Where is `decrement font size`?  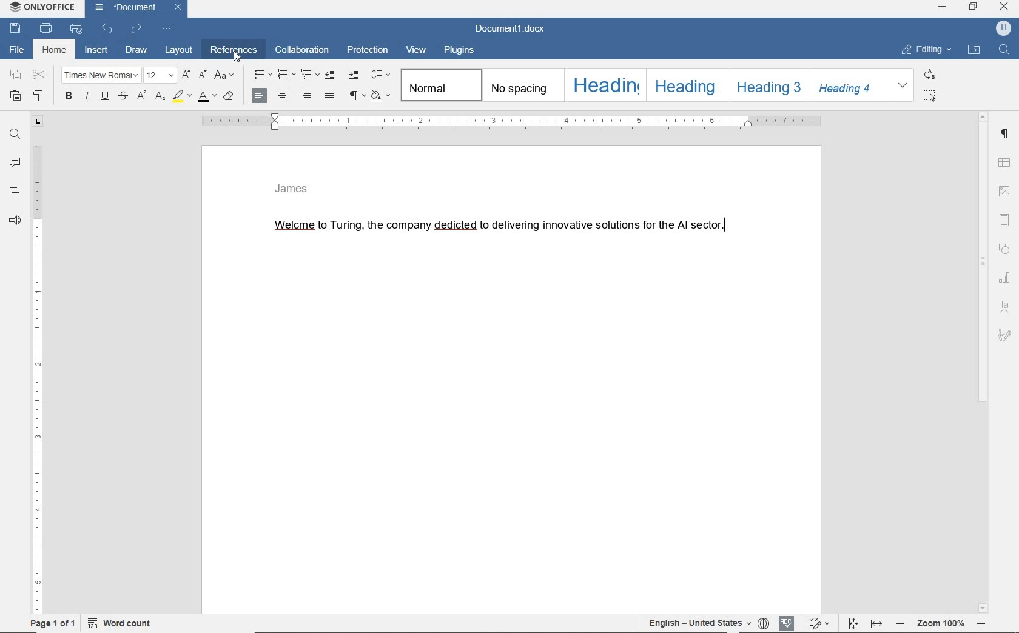
decrement font size is located at coordinates (202, 75).